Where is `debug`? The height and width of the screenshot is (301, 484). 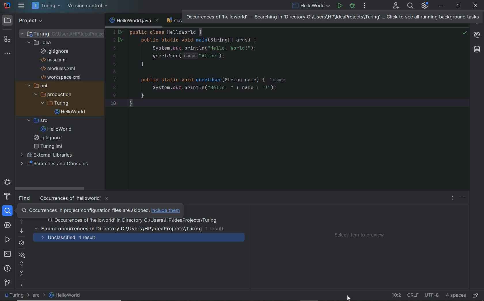 debug is located at coordinates (7, 183).